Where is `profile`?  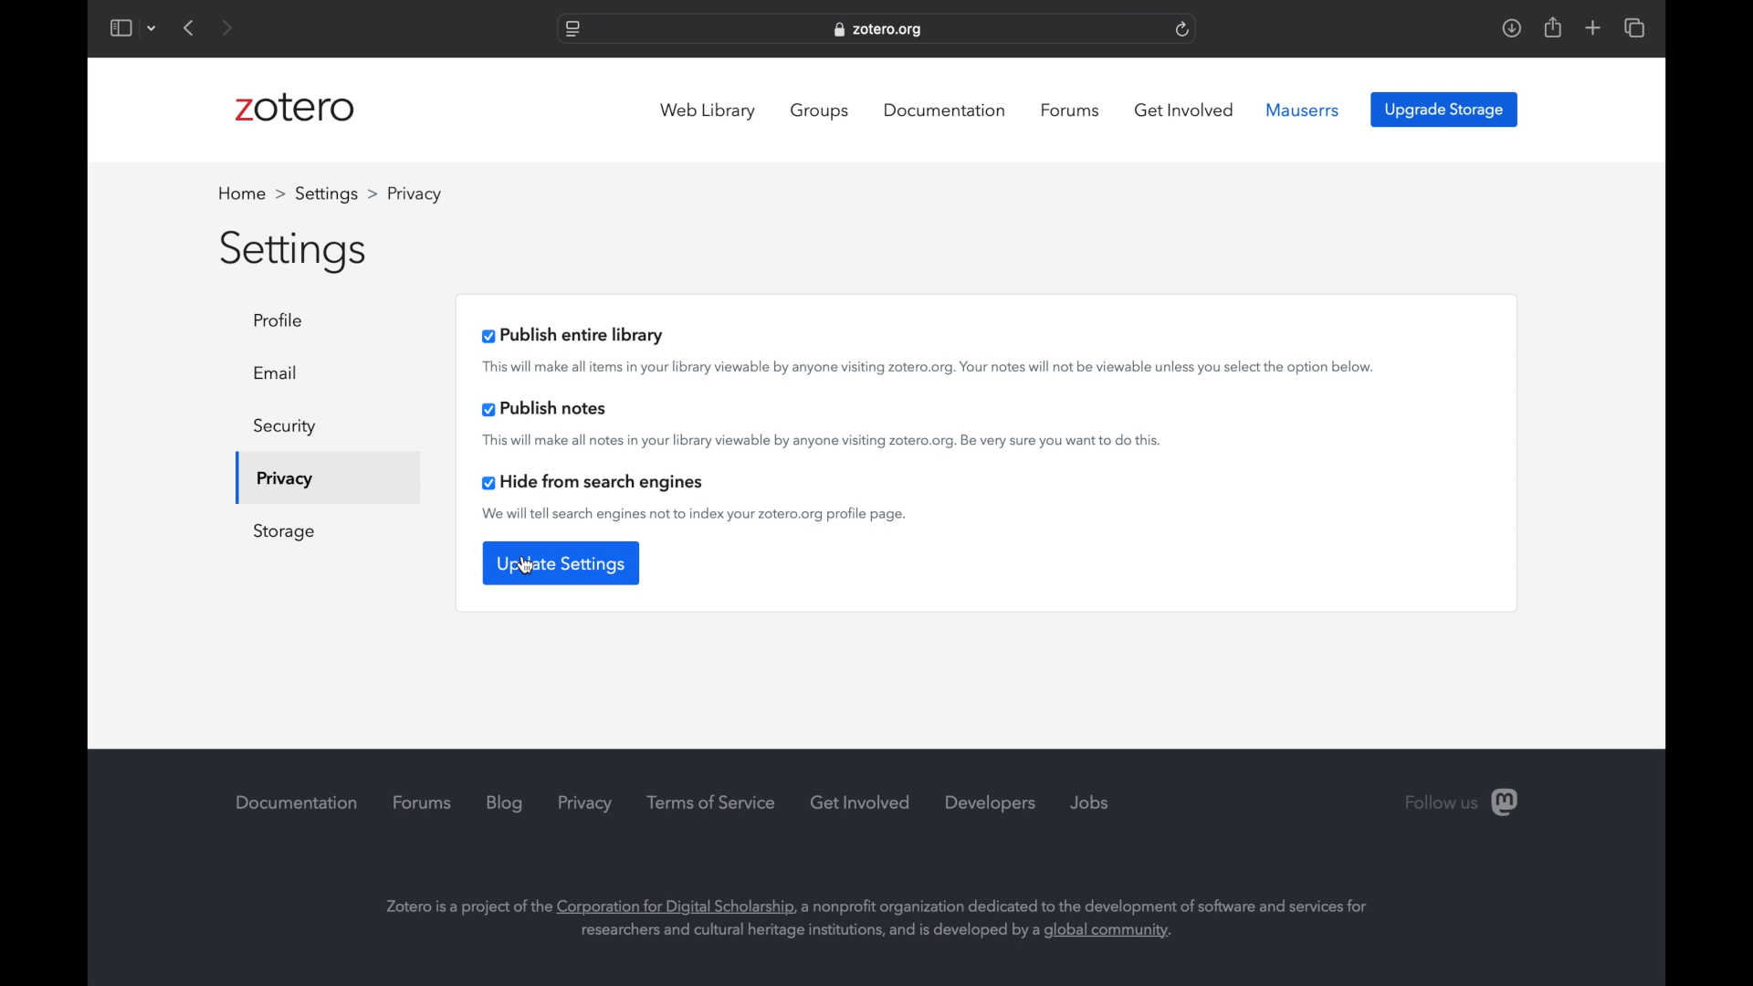 profile is located at coordinates (284, 320).